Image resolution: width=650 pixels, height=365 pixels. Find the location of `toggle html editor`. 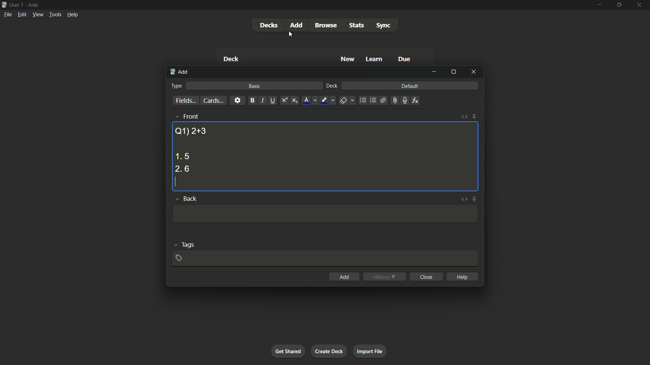

toggle html editor is located at coordinates (463, 199).